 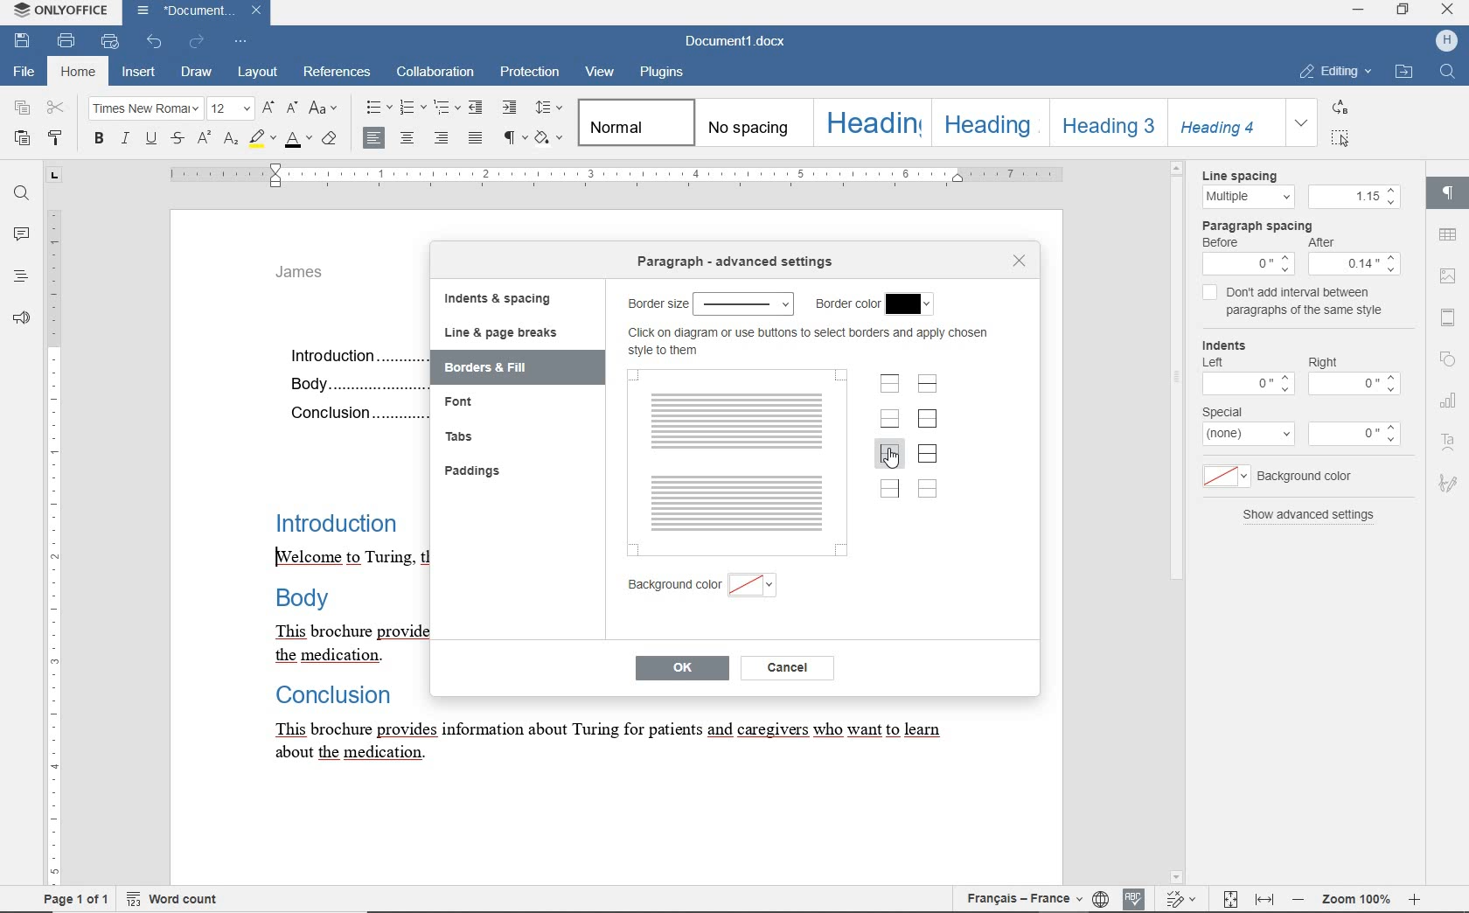 I want to click on undo, so click(x=151, y=42).